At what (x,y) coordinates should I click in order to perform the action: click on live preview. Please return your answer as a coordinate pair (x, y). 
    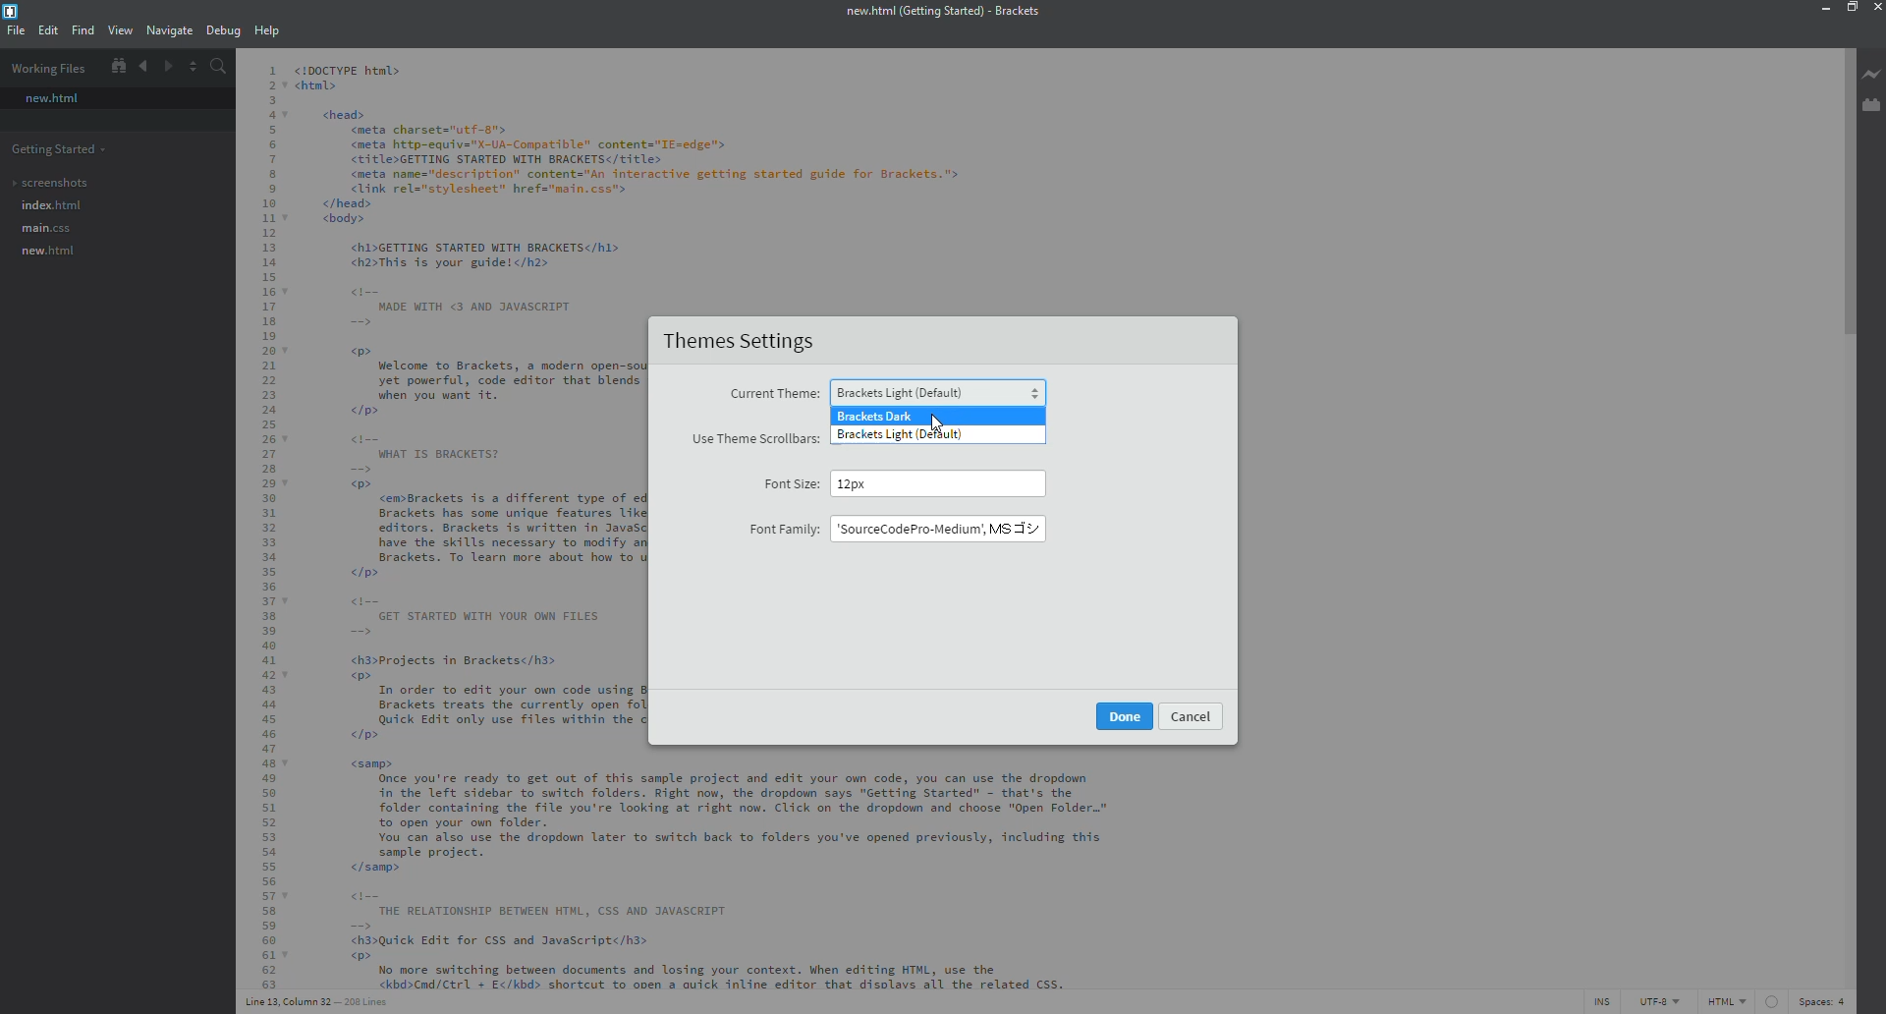
    Looking at the image, I should click on (1873, 73).